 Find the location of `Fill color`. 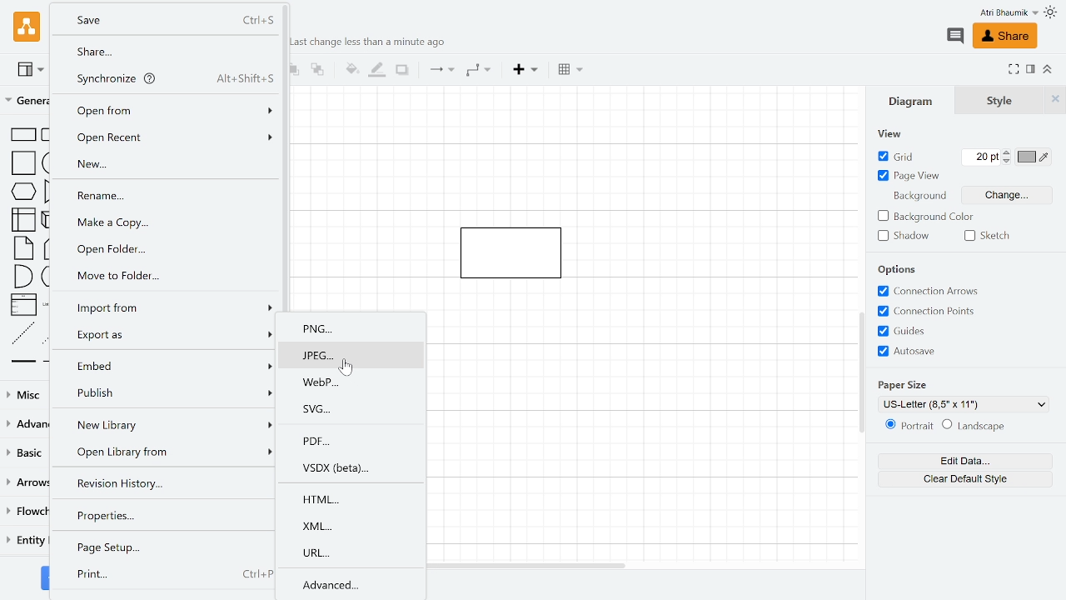

Fill color is located at coordinates (350, 69).